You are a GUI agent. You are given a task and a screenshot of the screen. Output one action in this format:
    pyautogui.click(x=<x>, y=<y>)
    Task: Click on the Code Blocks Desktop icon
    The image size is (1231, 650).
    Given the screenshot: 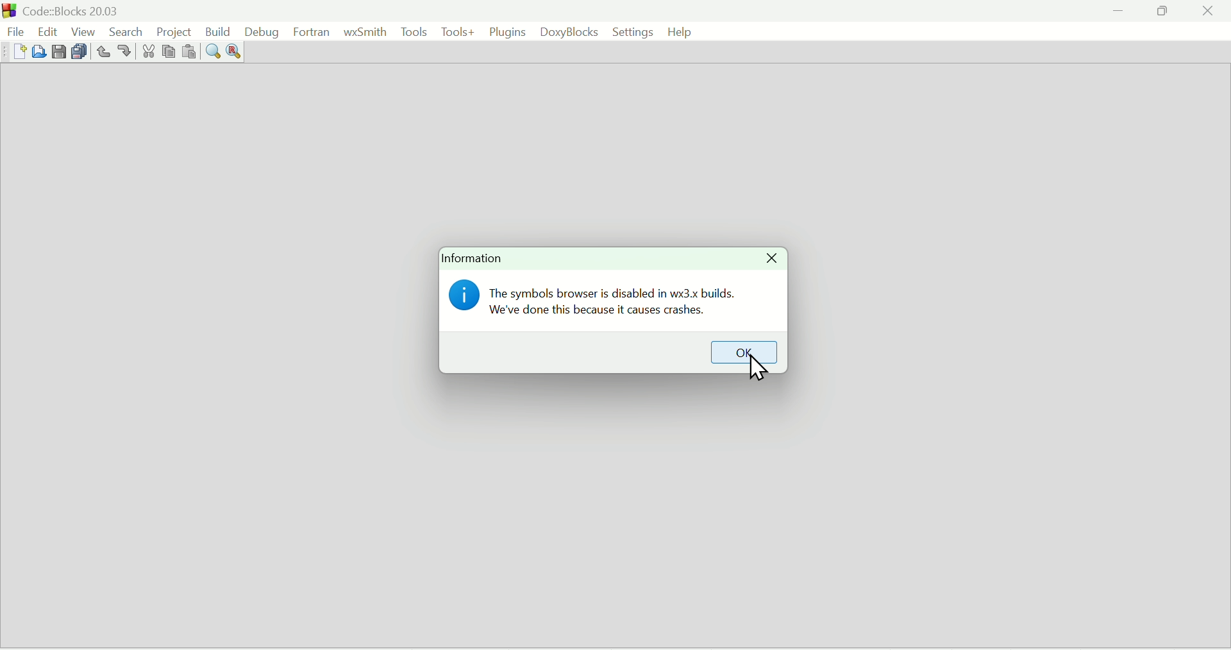 What is the action you would take?
    pyautogui.click(x=10, y=10)
    